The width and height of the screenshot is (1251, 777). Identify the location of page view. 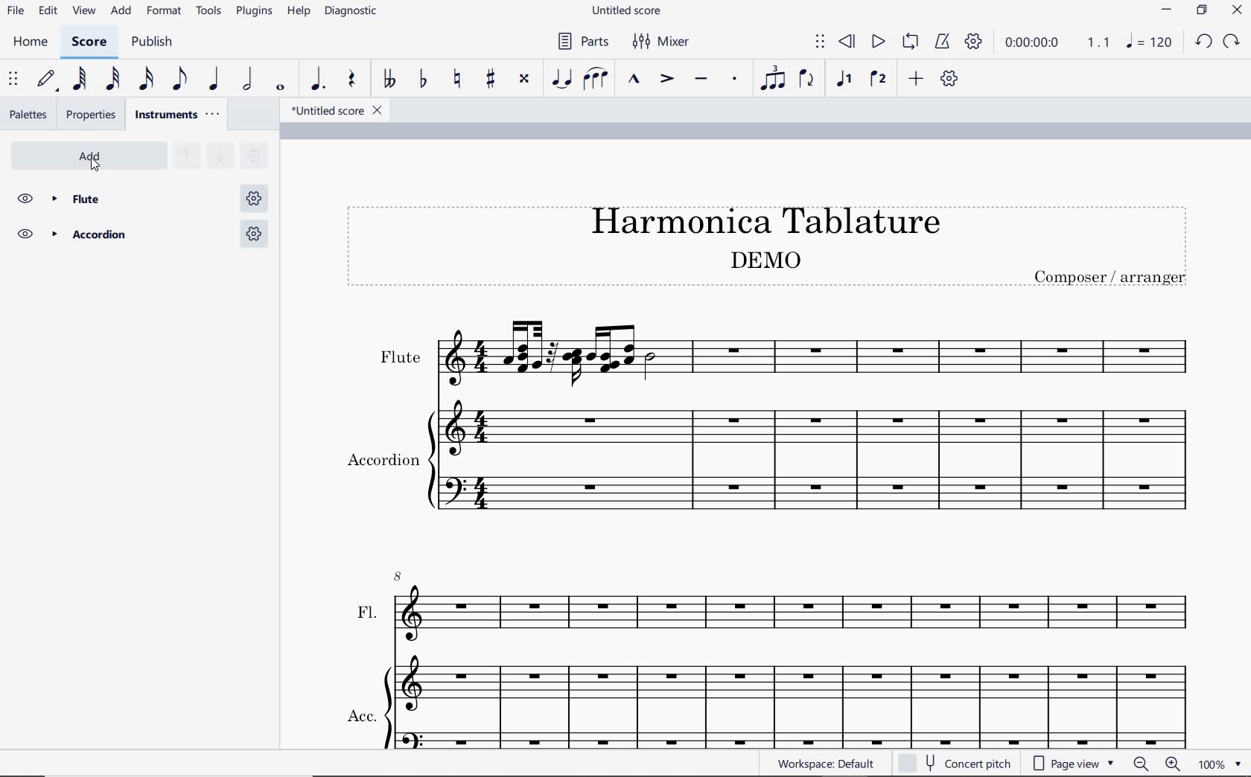
(1075, 765).